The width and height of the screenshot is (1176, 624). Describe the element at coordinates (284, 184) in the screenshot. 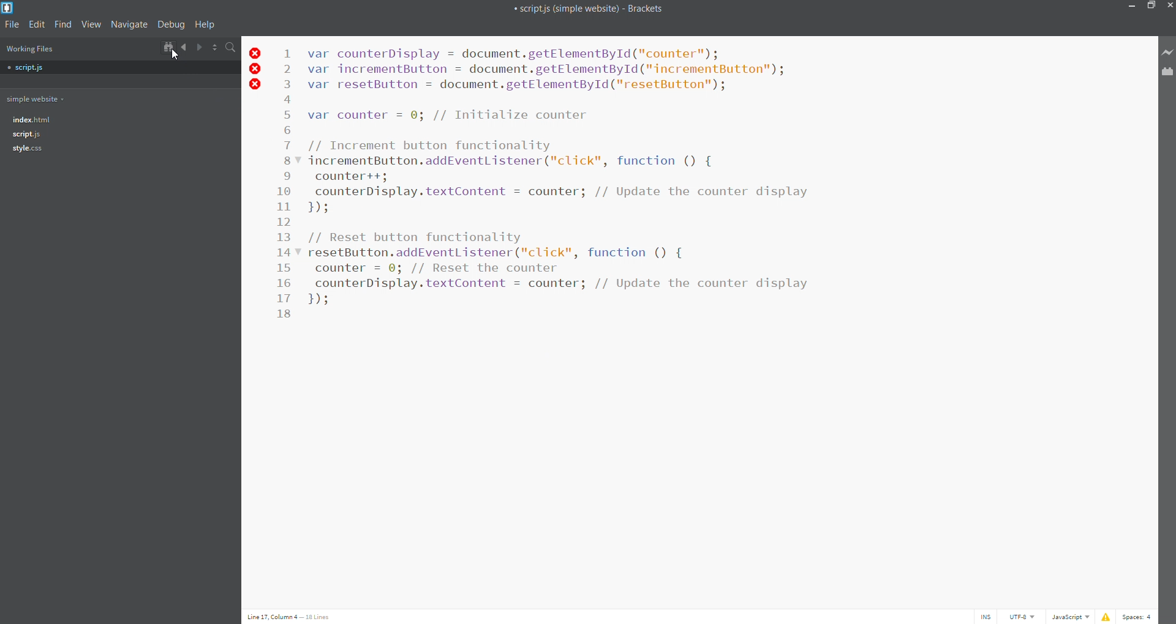

I see `line number` at that location.